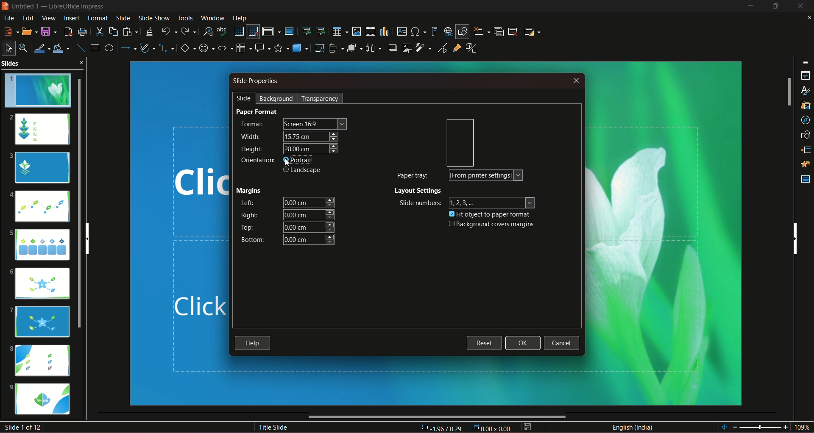  What do you see at coordinates (99, 31) in the screenshot?
I see `cut` at bounding box center [99, 31].